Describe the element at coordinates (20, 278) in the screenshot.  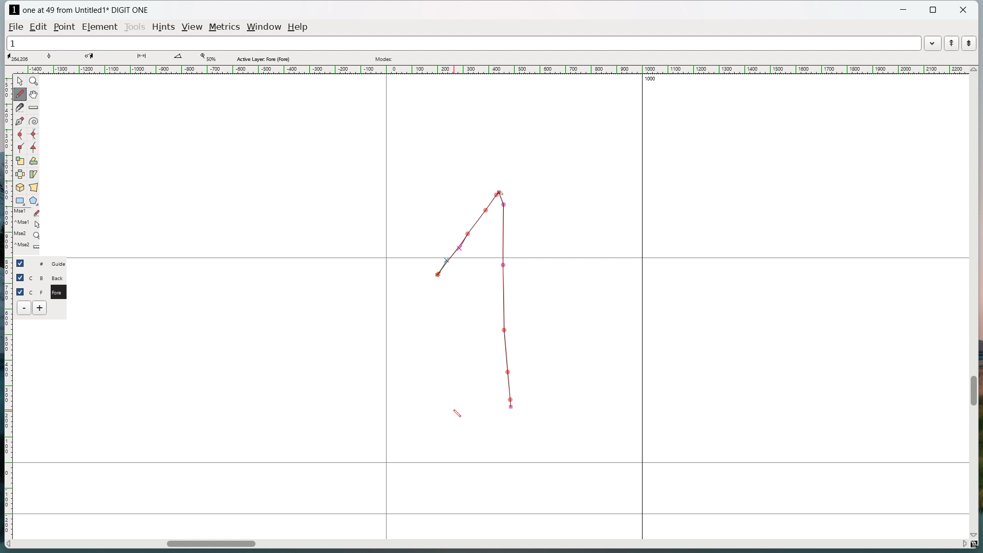
I see `checkbox` at that location.